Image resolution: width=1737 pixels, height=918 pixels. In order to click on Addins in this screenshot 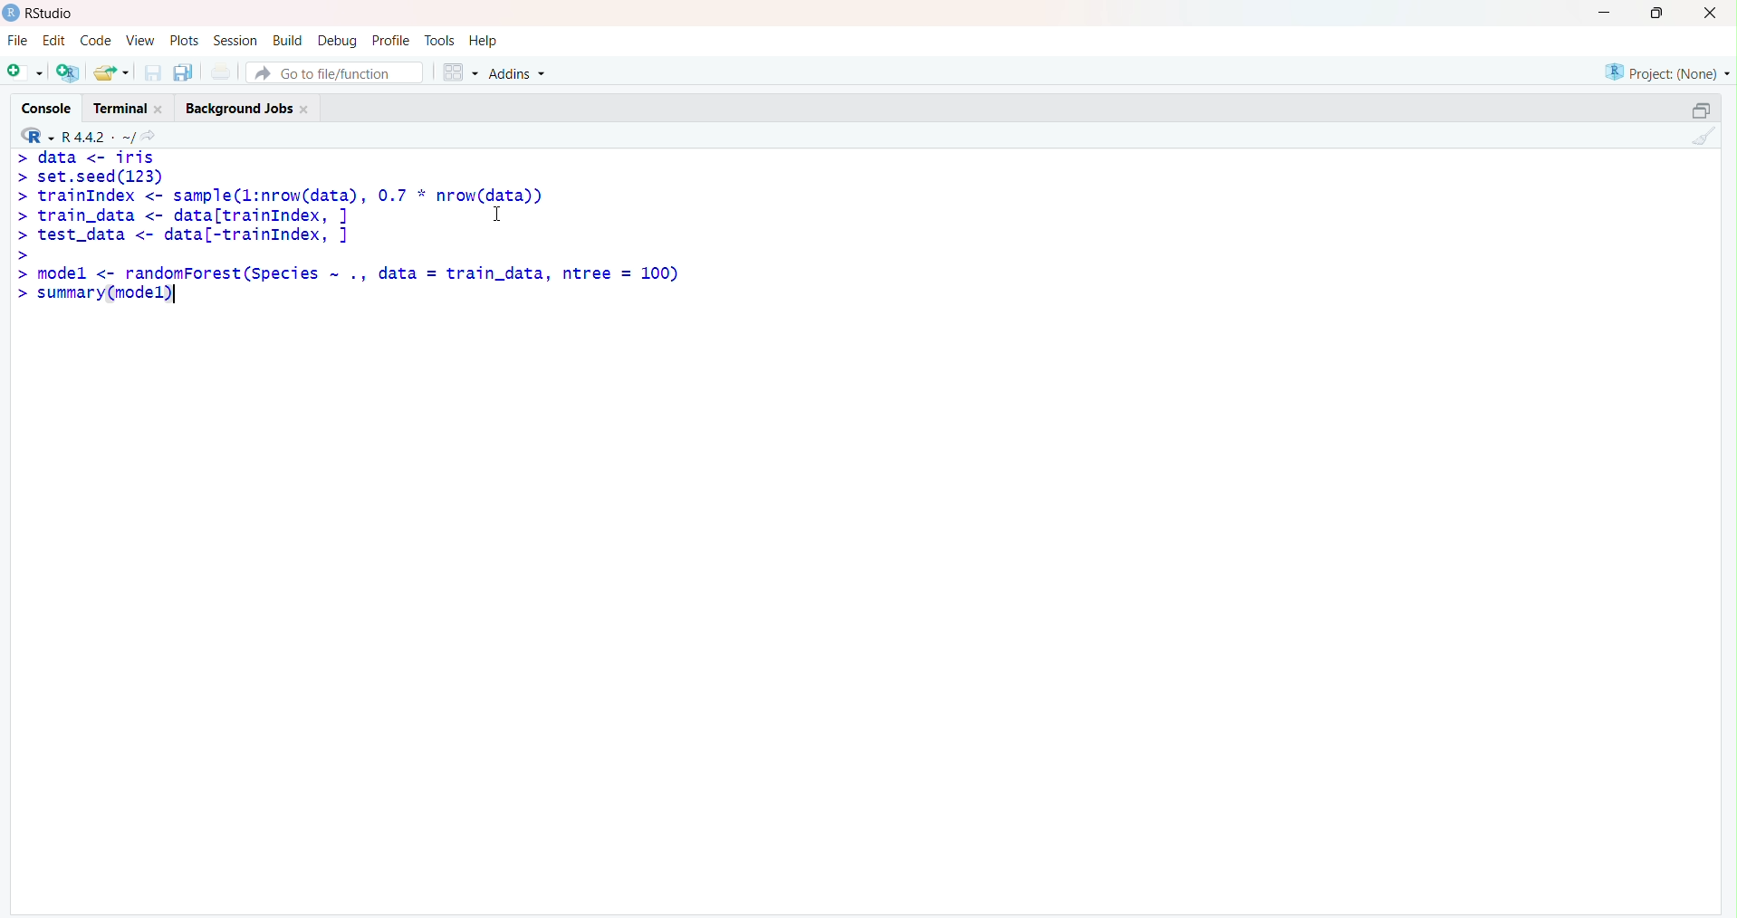, I will do `click(520, 72)`.